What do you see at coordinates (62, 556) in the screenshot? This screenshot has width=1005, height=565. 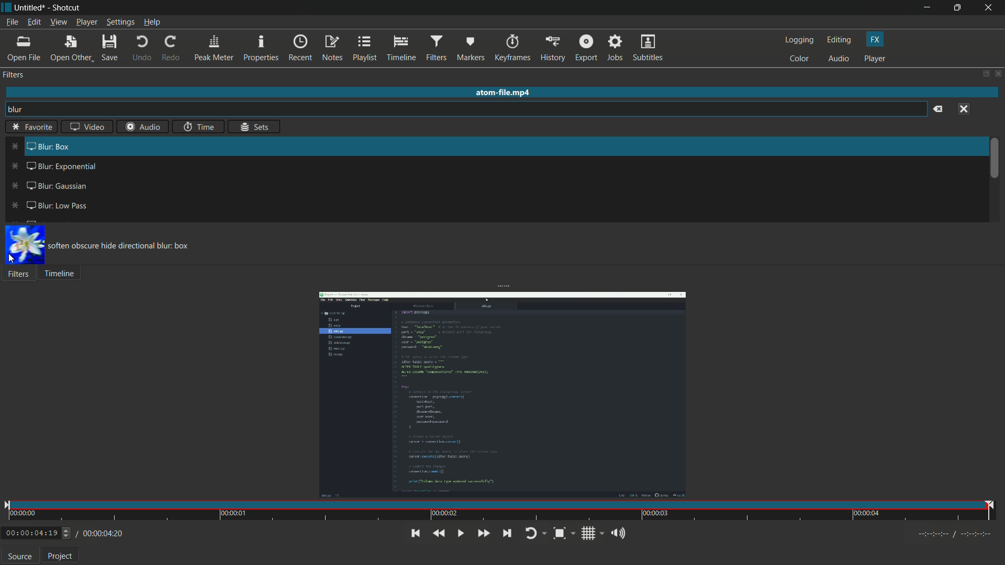 I see `project` at bounding box center [62, 556].